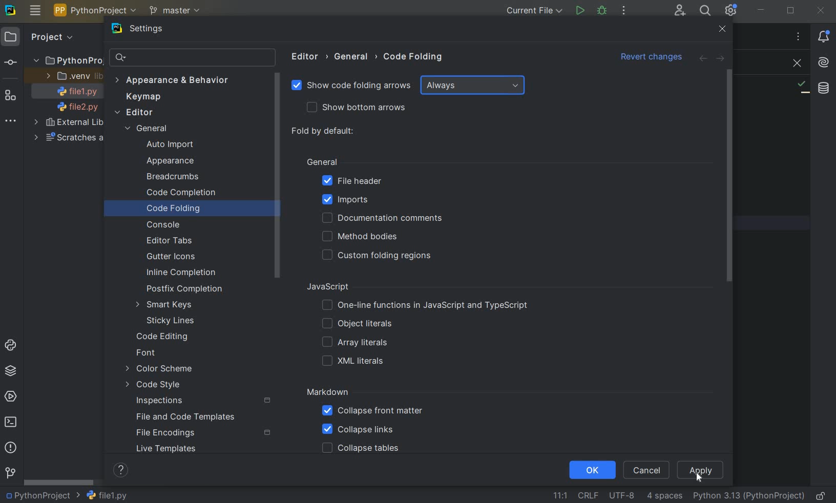 This screenshot has height=503, width=836. I want to click on IDE AND PROJECT SETTINGS, so click(732, 11).